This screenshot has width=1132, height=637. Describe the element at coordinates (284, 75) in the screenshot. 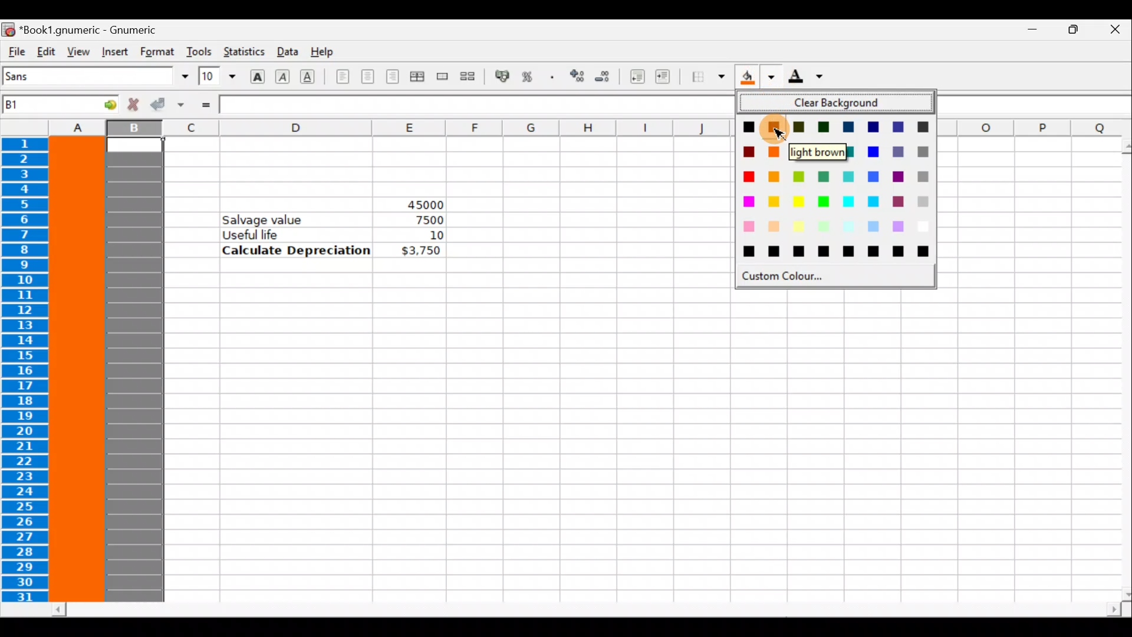

I see `Italic` at that location.